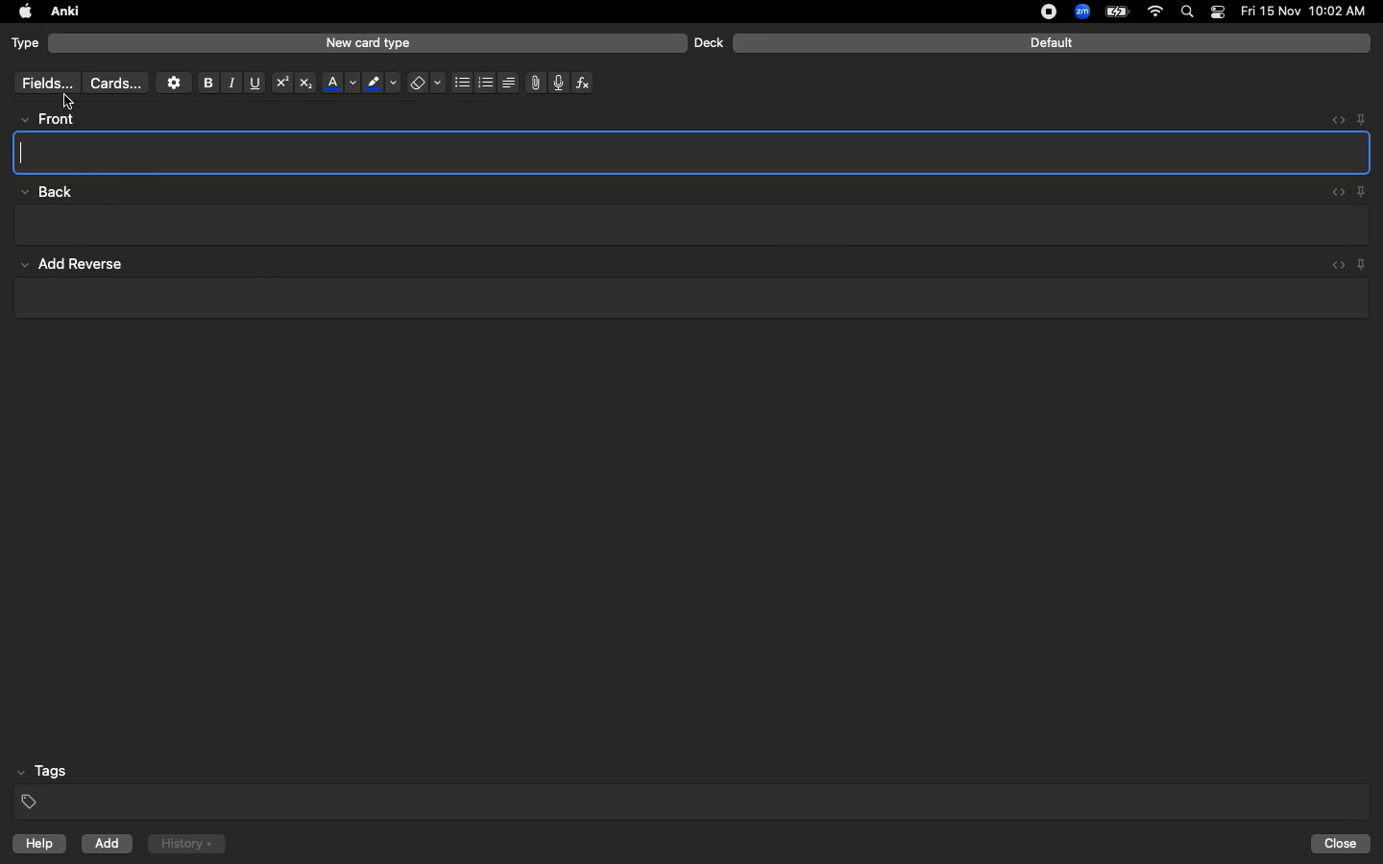 The height and width of the screenshot is (864, 1383). Describe the element at coordinates (367, 42) in the screenshot. I see `New card type` at that location.